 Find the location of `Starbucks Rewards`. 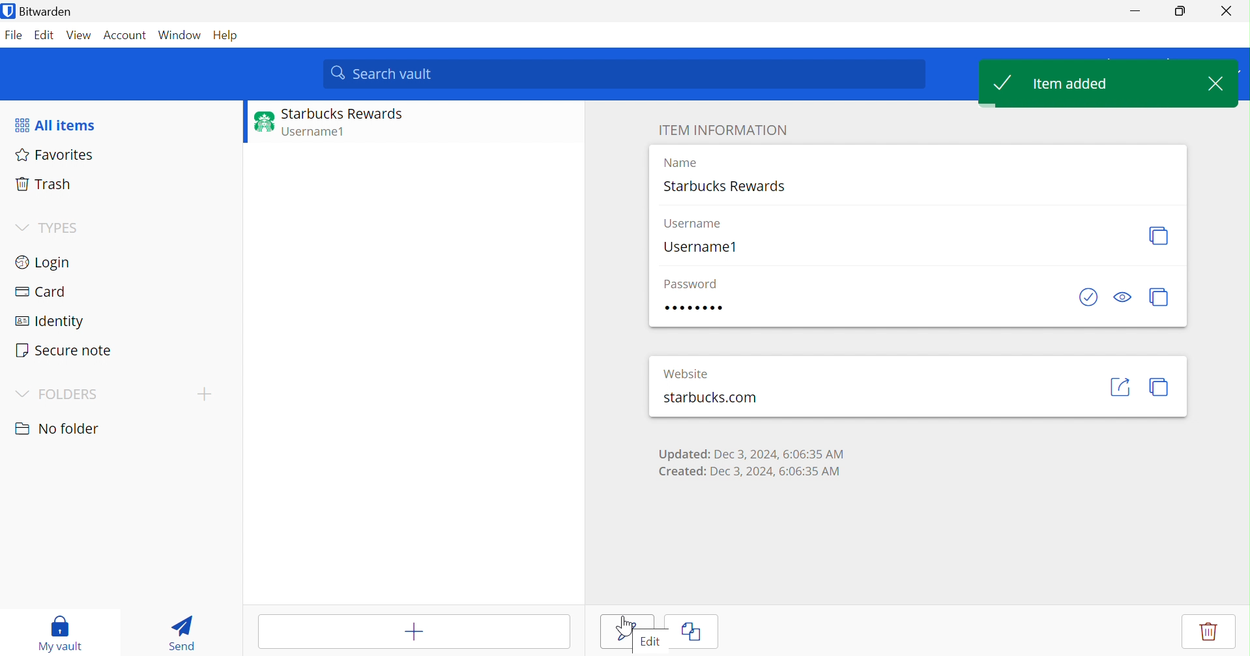

Starbucks Rewards is located at coordinates (728, 186).